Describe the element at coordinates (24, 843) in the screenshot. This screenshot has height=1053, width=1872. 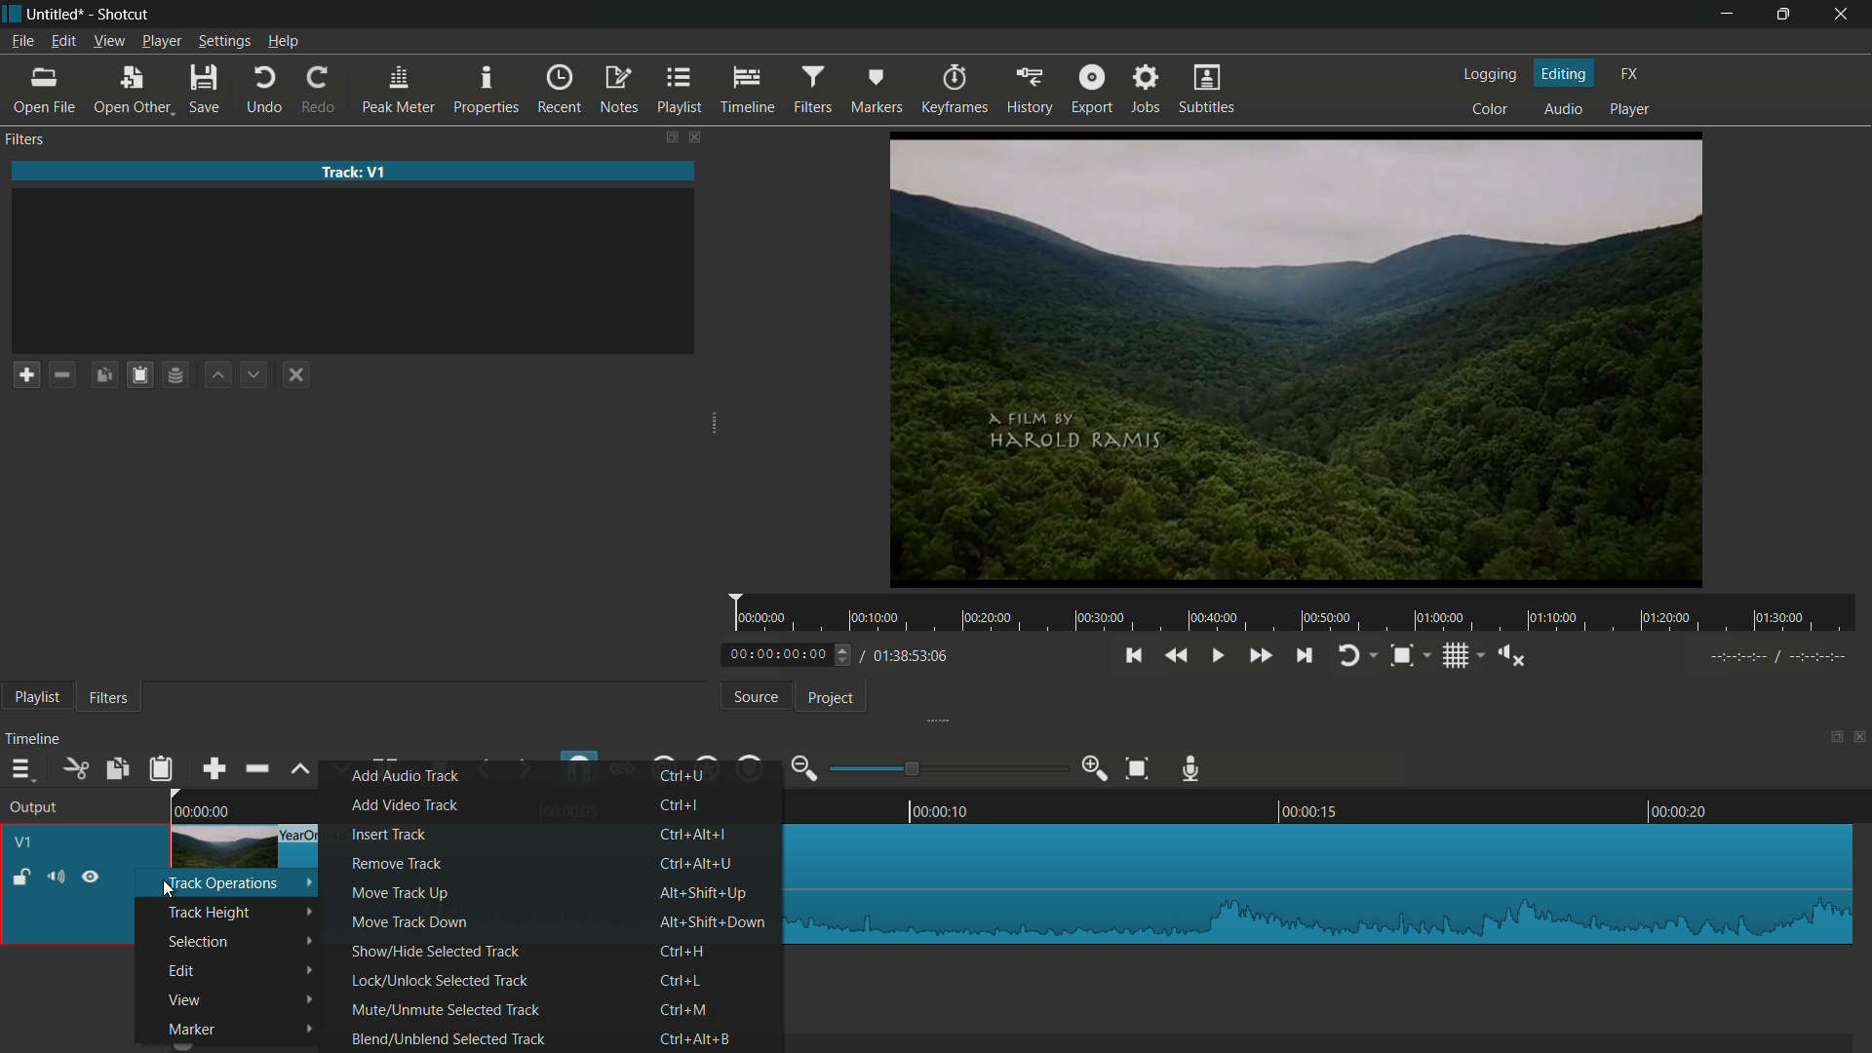
I see `v1` at that location.